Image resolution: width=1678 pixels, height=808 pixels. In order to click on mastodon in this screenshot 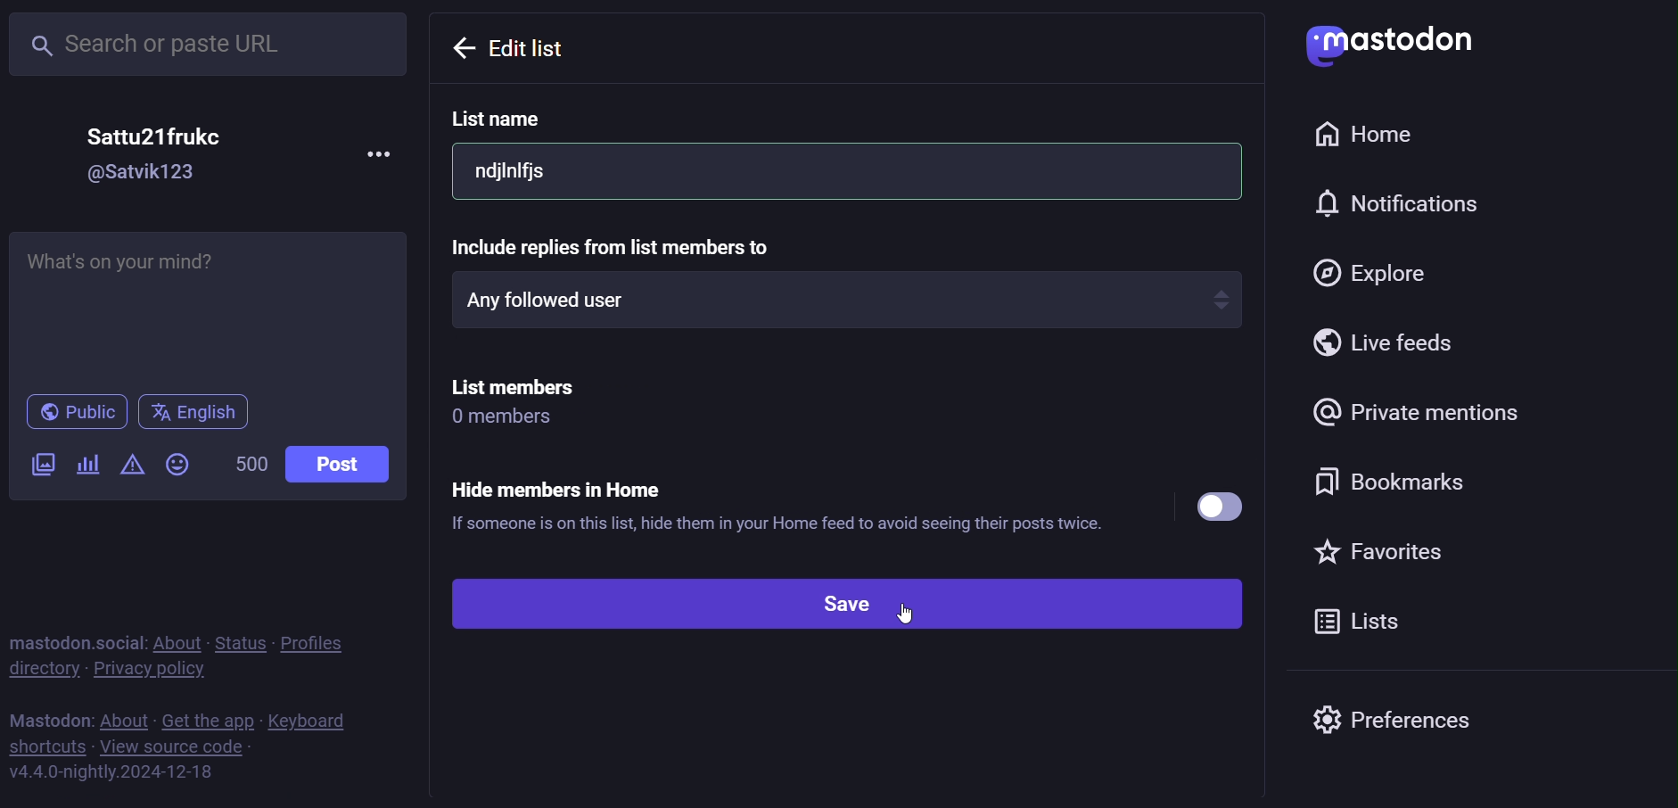, I will do `click(46, 718)`.